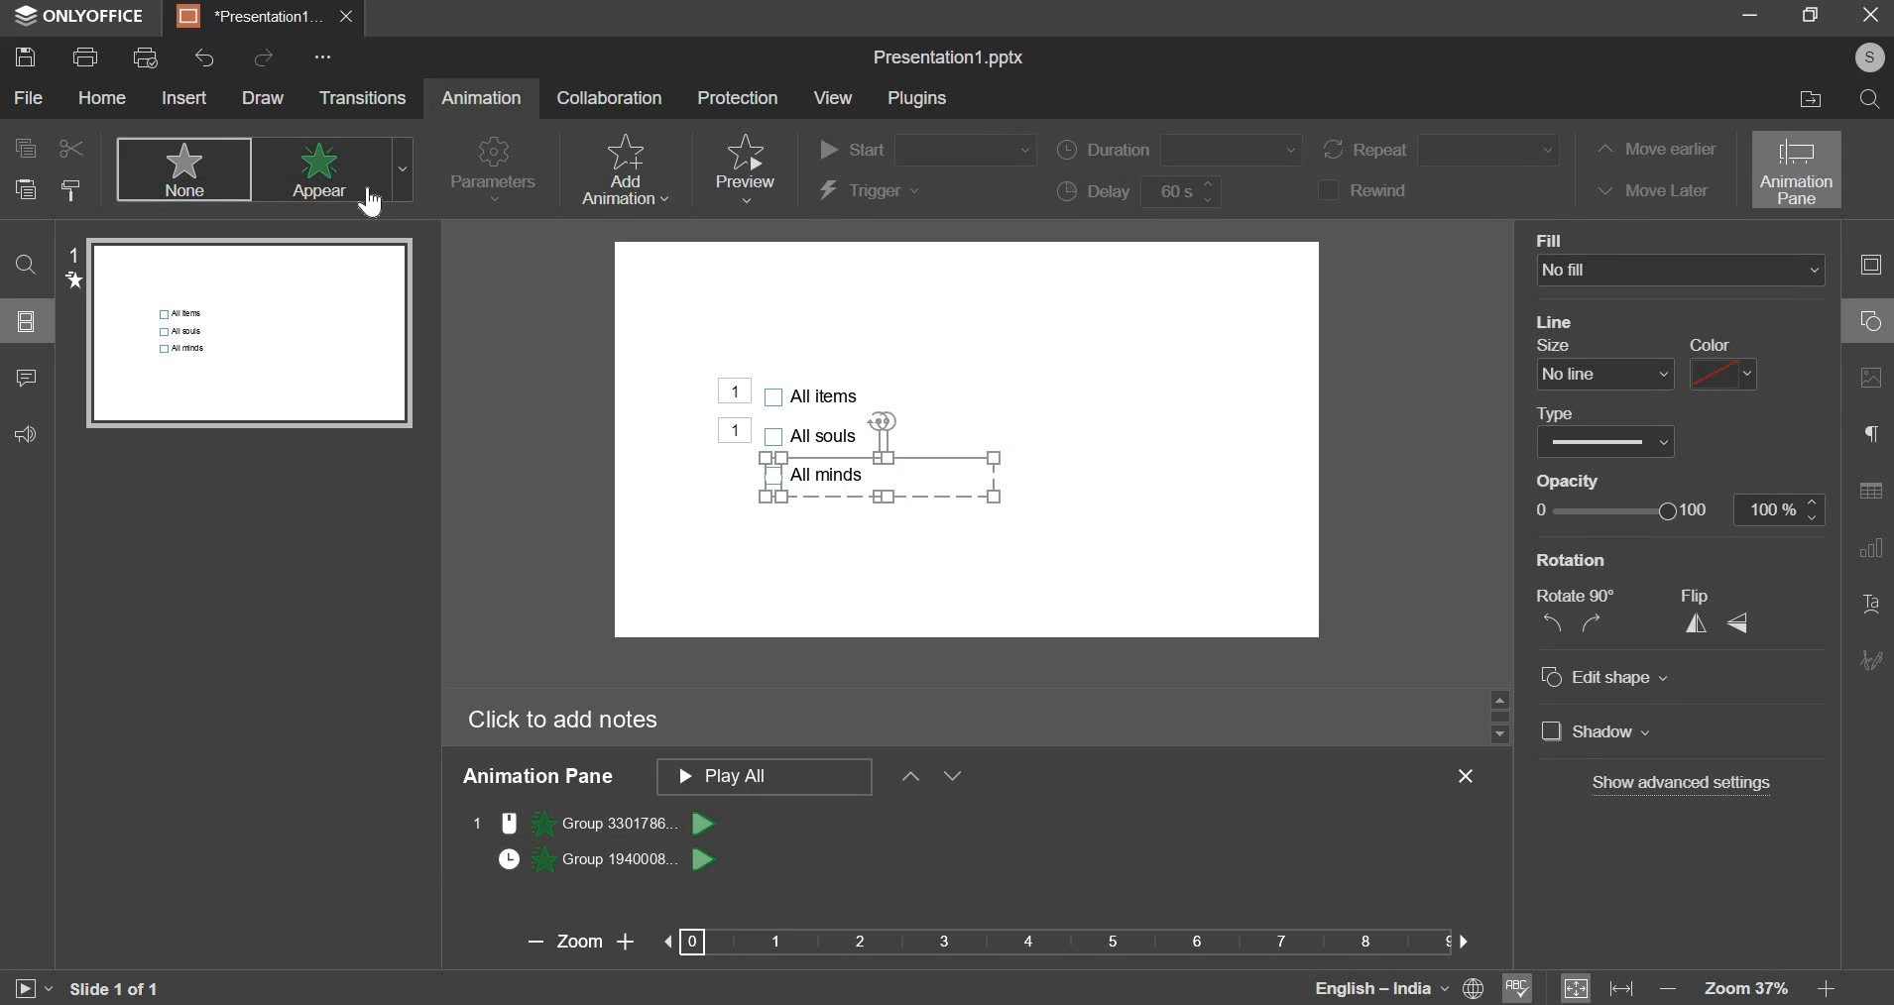 The height and width of the screenshot is (1005, 1894). What do you see at coordinates (1143, 192) in the screenshot?
I see `delay` at bounding box center [1143, 192].